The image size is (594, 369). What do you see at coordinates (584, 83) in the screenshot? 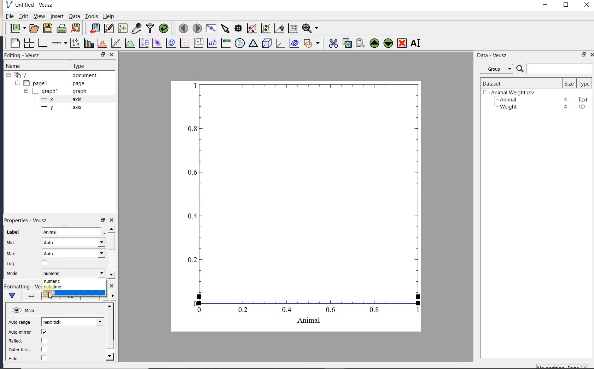
I see `type` at bounding box center [584, 83].